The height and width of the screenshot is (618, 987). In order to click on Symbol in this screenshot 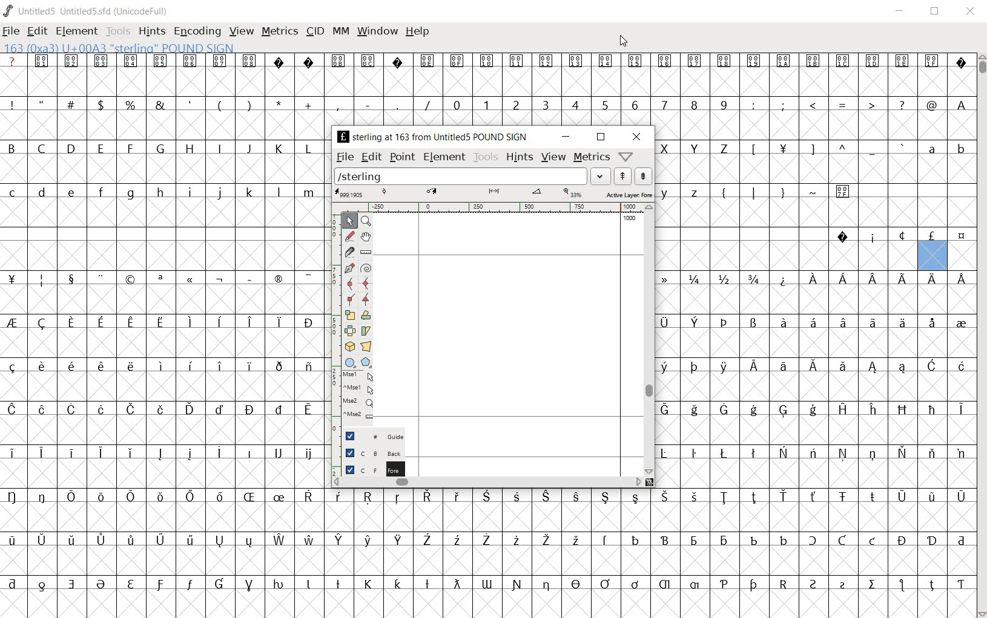, I will do `click(308, 498)`.